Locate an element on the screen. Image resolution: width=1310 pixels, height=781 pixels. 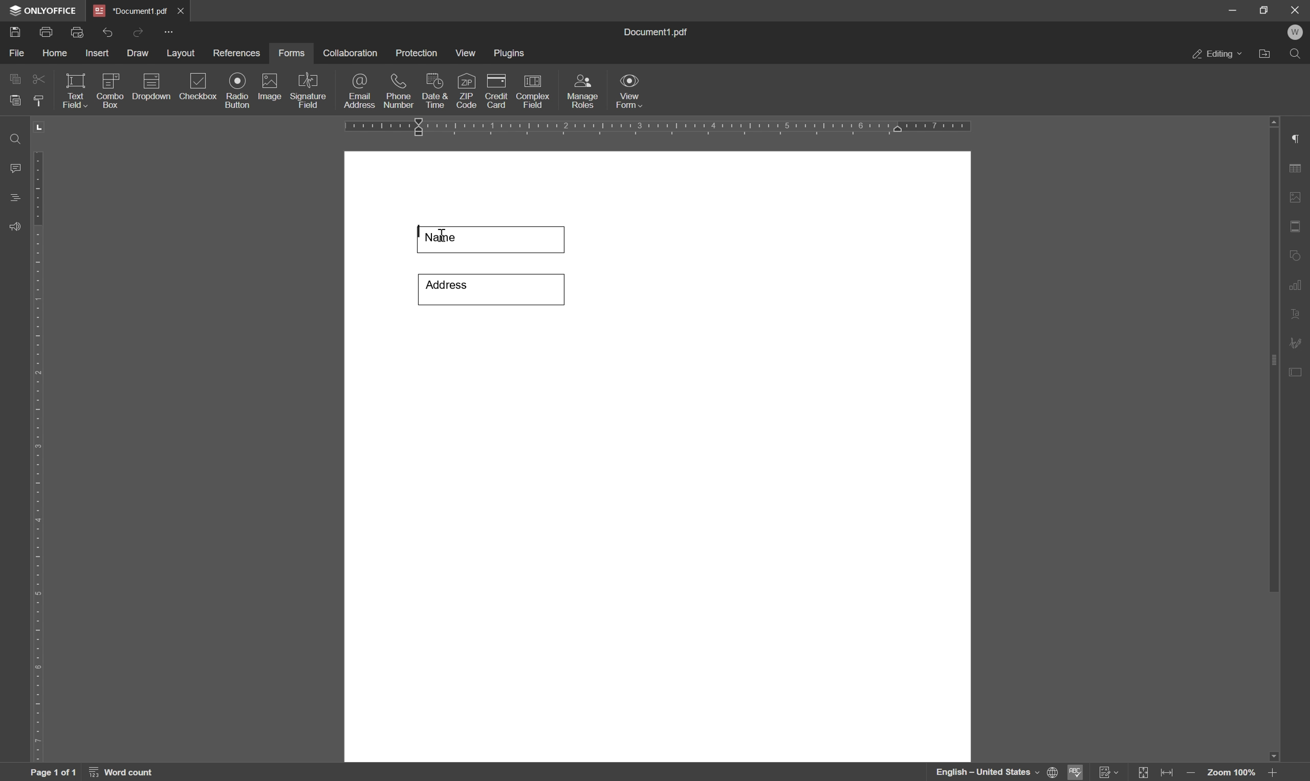
home is located at coordinates (57, 53).